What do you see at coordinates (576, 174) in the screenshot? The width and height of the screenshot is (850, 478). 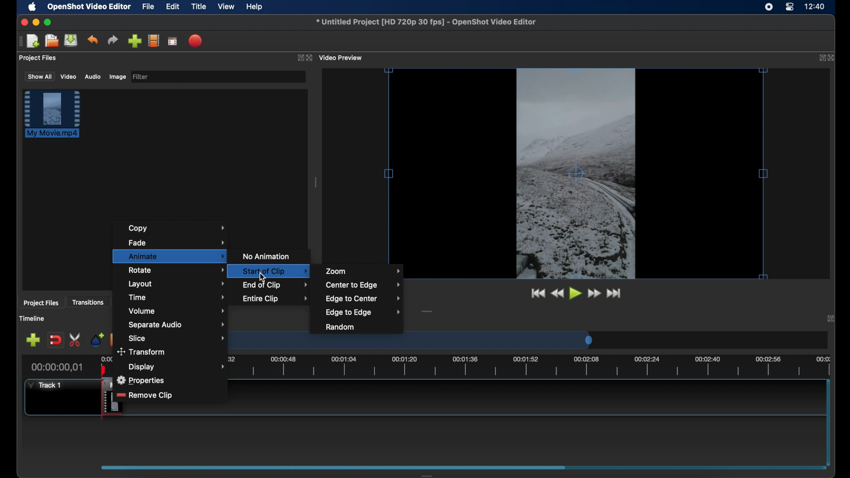 I see `video cursor` at bounding box center [576, 174].